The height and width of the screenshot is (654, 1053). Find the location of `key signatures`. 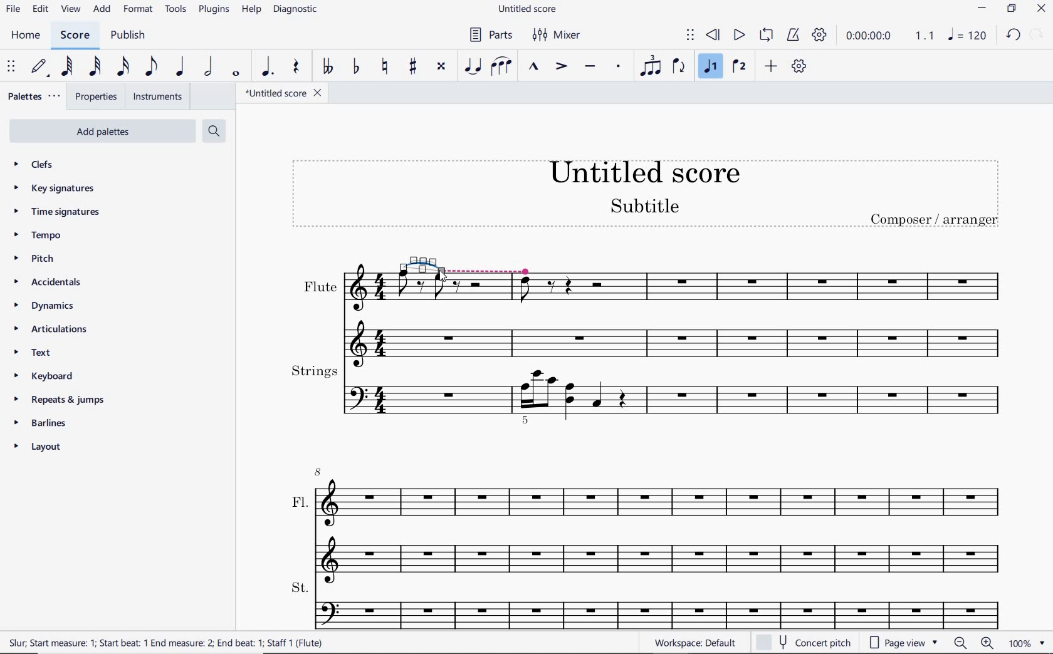

key signatures is located at coordinates (55, 189).